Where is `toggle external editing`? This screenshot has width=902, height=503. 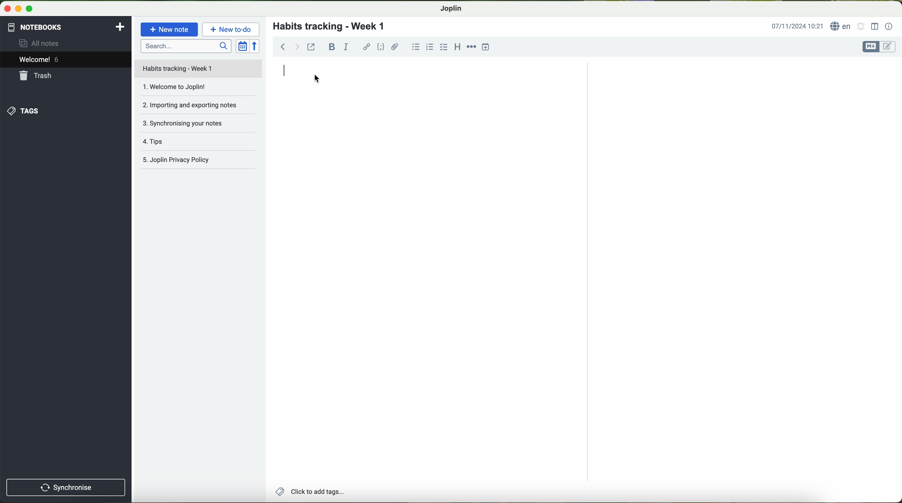 toggle external editing is located at coordinates (311, 47).